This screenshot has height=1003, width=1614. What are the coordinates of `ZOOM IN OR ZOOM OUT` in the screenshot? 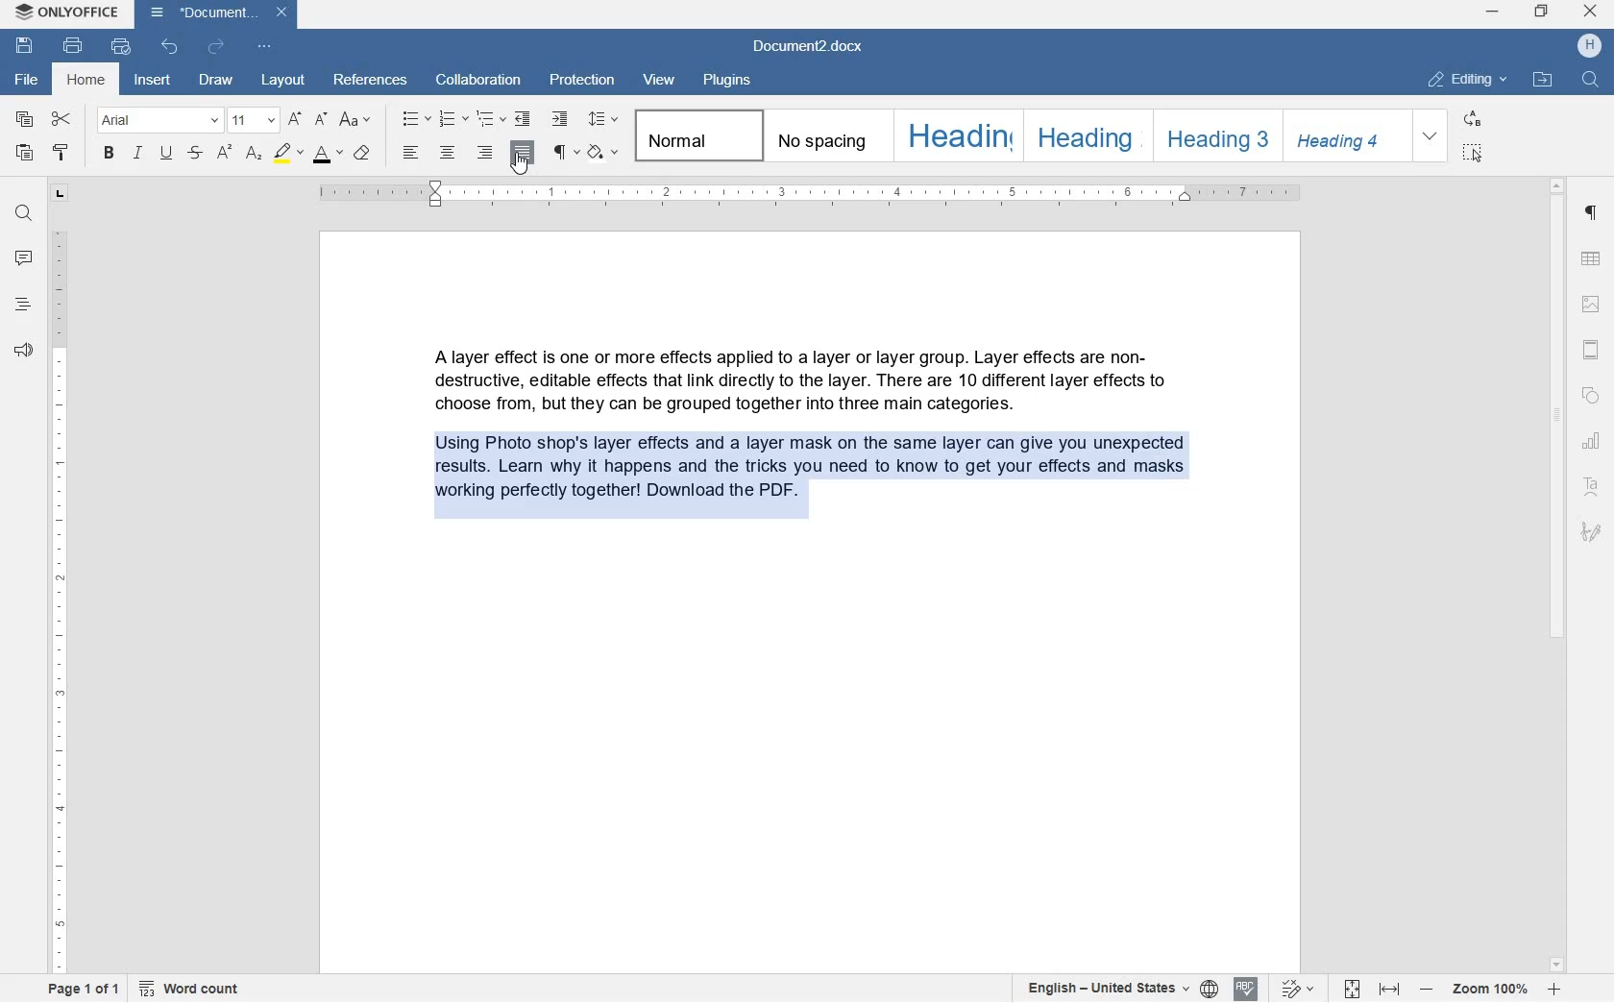 It's located at (1490, 990).